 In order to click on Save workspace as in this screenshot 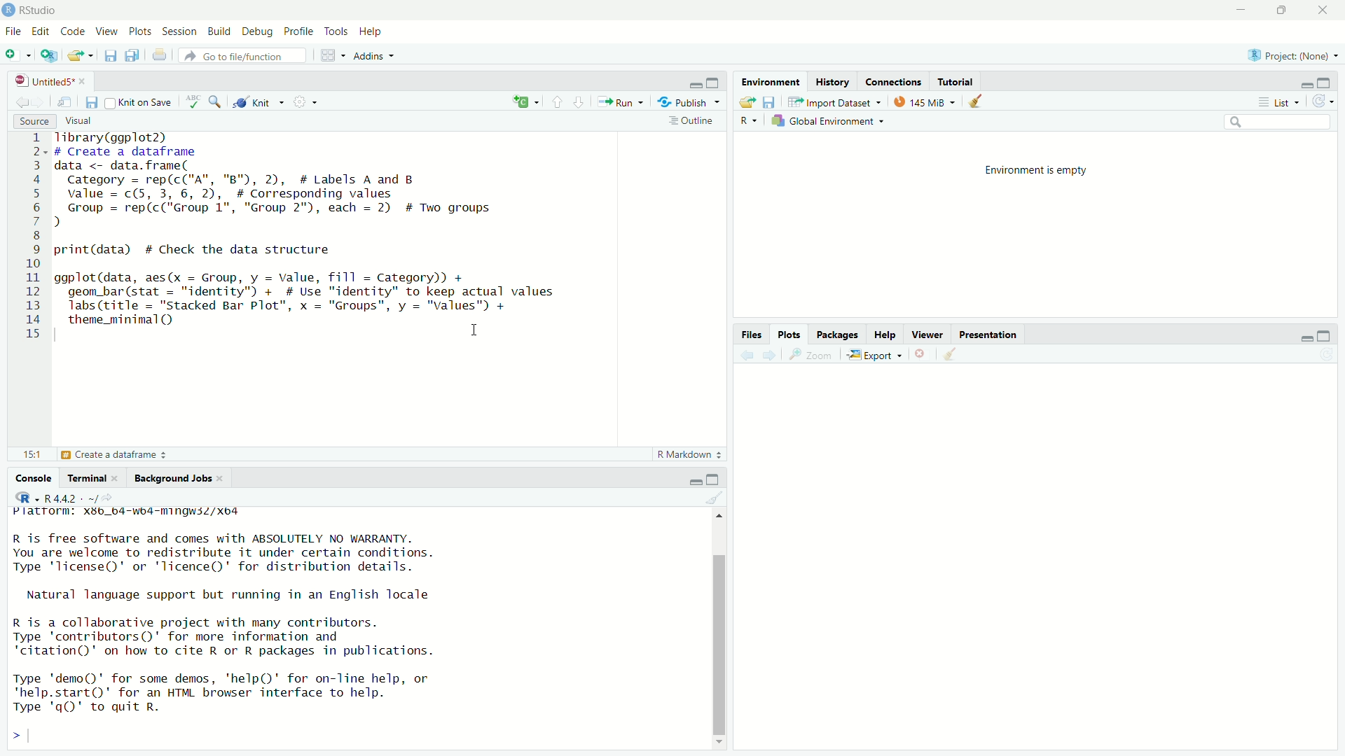, I will do `click(771, 102)`.